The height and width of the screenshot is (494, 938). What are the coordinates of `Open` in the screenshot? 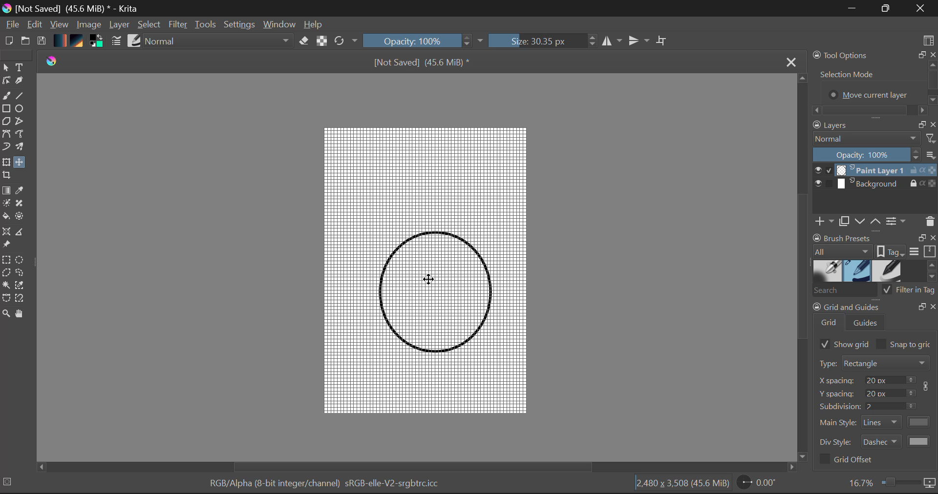 It's located at (25, 41).